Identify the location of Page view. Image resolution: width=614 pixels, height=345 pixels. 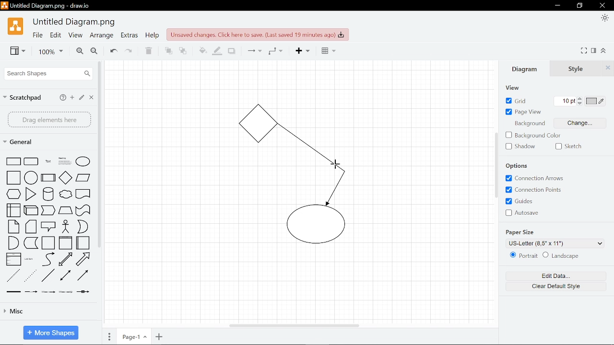
(527, 113).